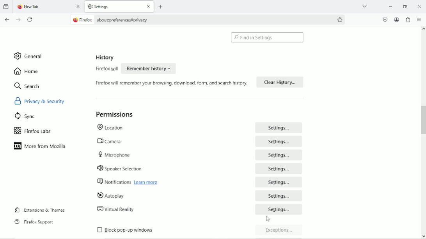  I want to click on Remember history , so click(150, 68).